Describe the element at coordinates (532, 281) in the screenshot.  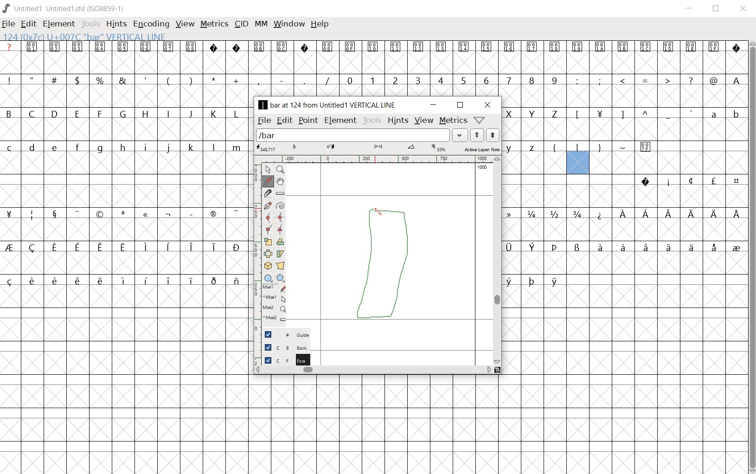
I see `special letters` at that location.